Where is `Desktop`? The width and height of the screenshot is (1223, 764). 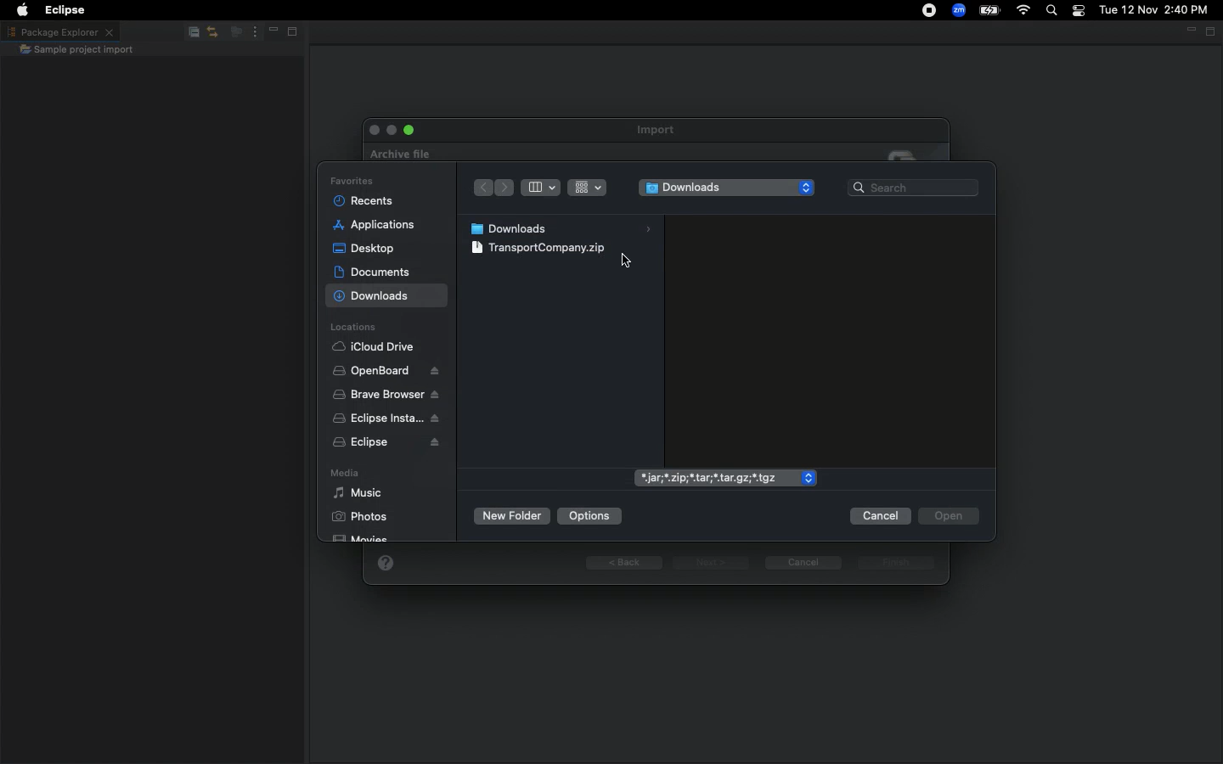 Desktop is located at coordinates (364, 248).